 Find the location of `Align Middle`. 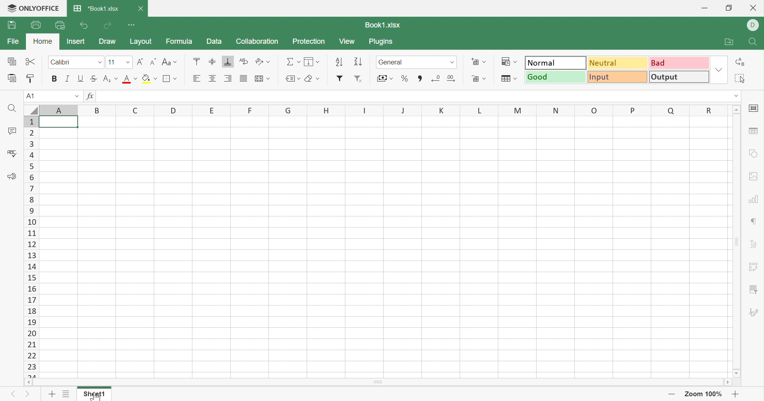

Align Middle is located at coordinates (212, 61).